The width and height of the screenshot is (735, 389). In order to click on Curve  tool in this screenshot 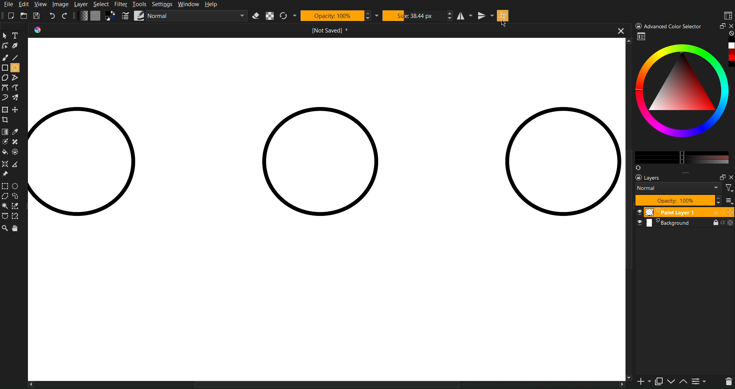, I will do `click(17, 88)`.